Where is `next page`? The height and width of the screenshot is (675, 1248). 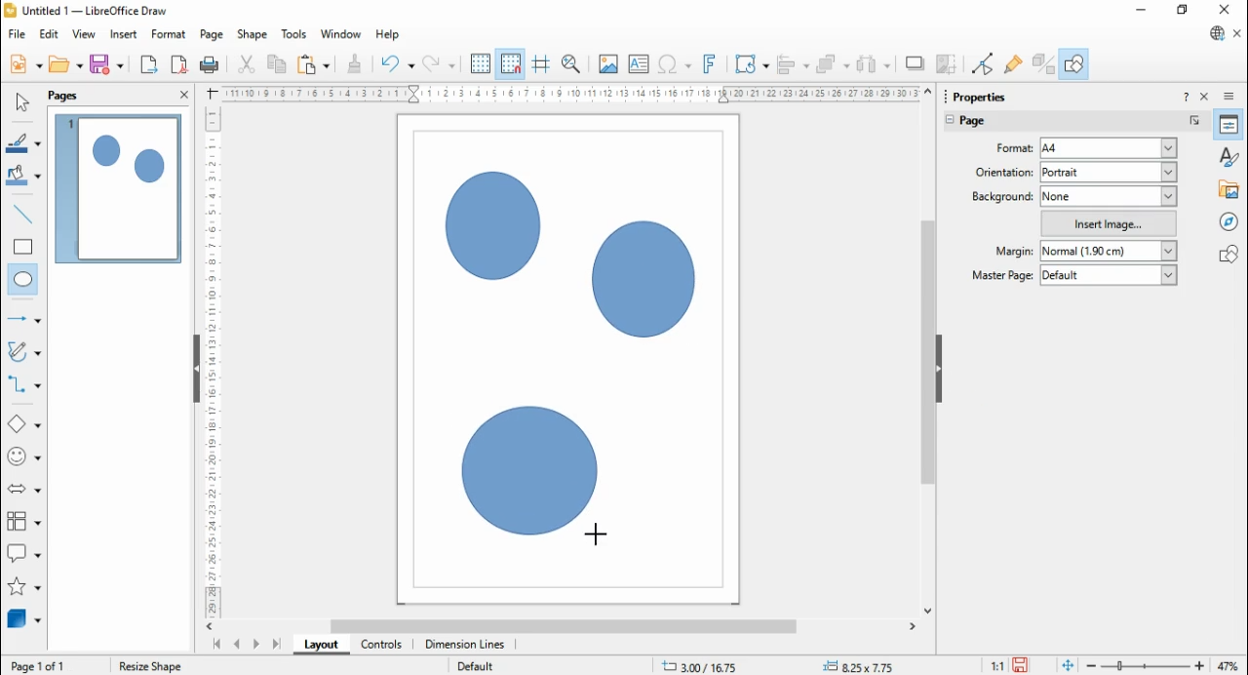
next page is located at coordinates (256, 646).